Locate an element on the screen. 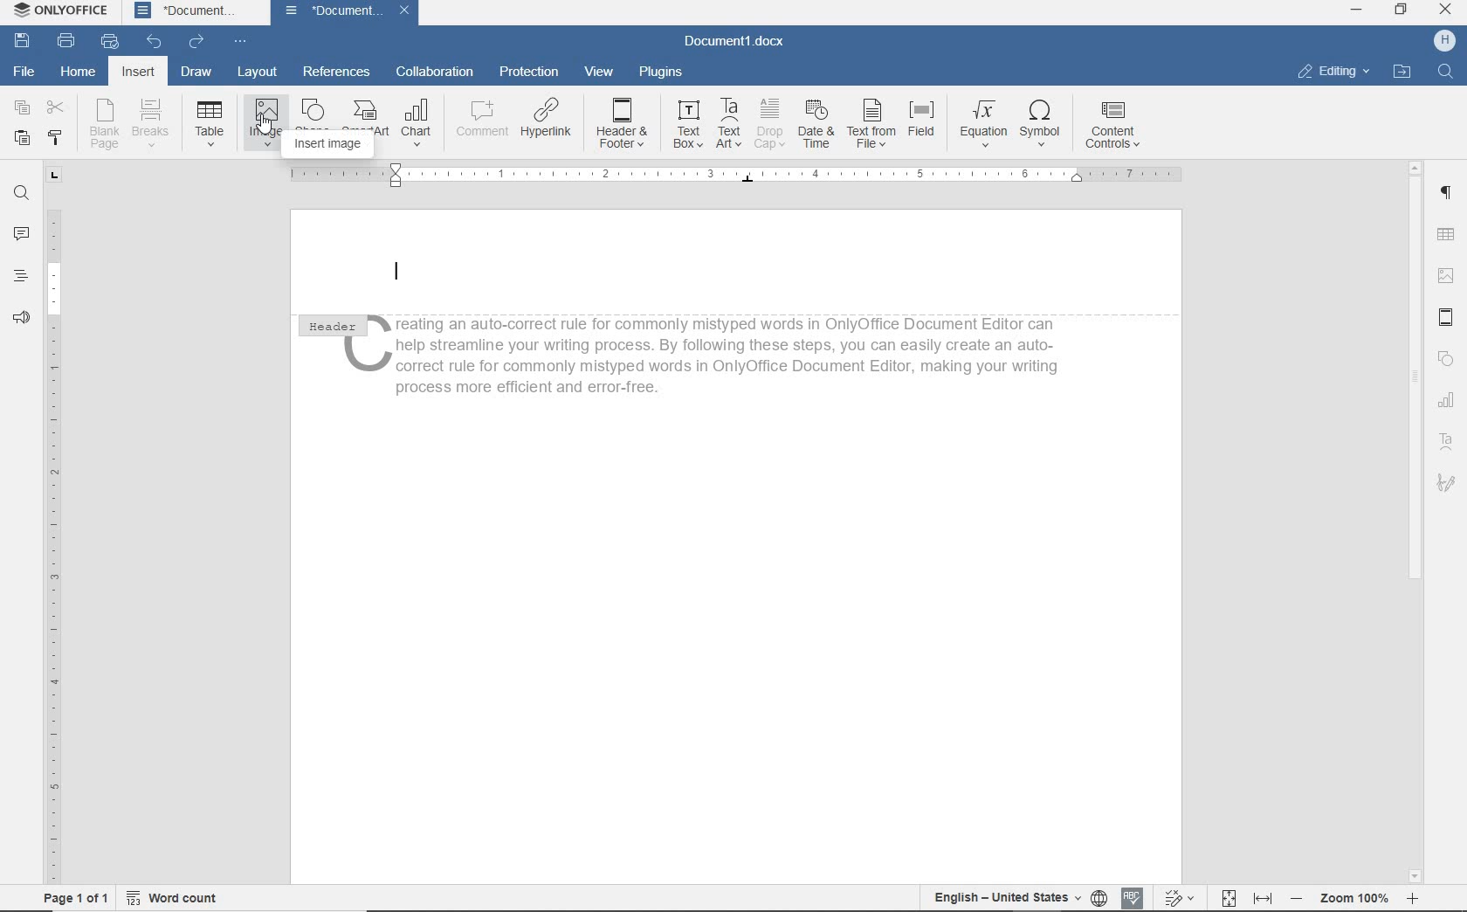 This screenshot has width=1467, height=912. DOCUMENT .docx is located at coordinates (734, 40).